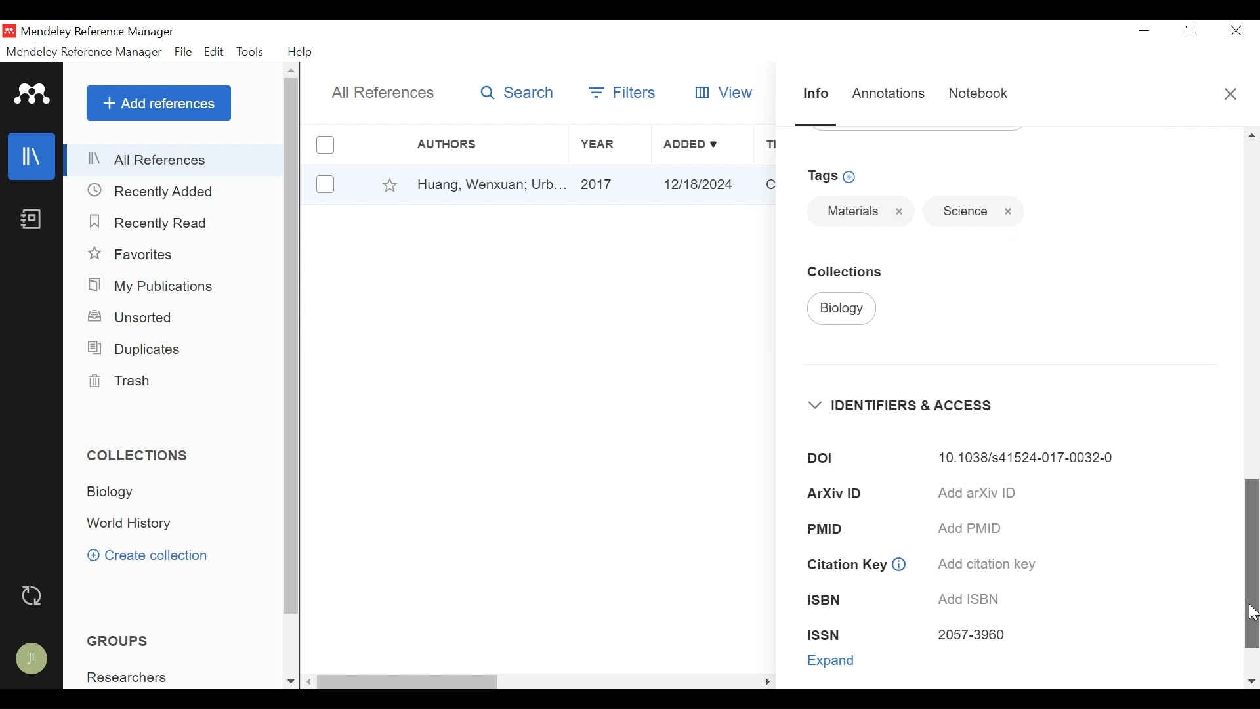 This screenshot has height=709, width=1260. What do you see at coordinates (910, 405) in the screenshot?
I see `Identifiers & Access` at bounding box center [910, 405].